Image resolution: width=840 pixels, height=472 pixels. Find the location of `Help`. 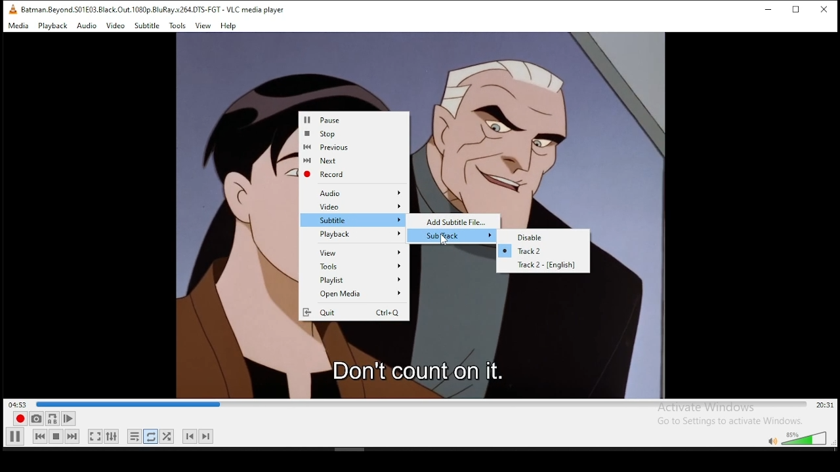

Help is located at coordinates (229, 27).